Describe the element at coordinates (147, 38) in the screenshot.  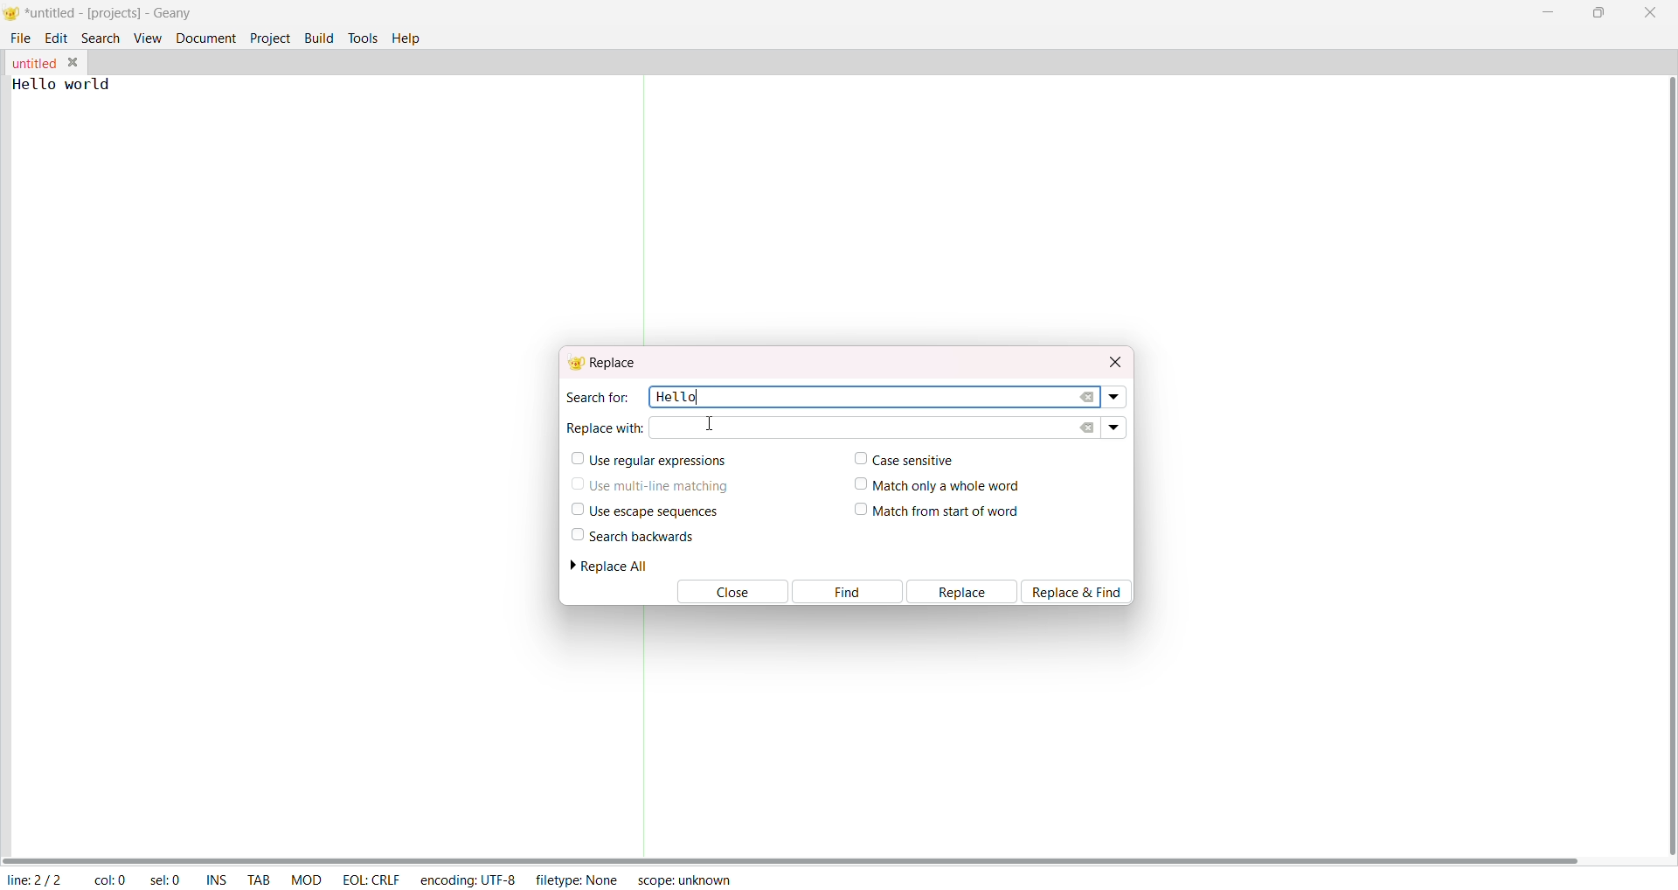
I see `view` at that location.